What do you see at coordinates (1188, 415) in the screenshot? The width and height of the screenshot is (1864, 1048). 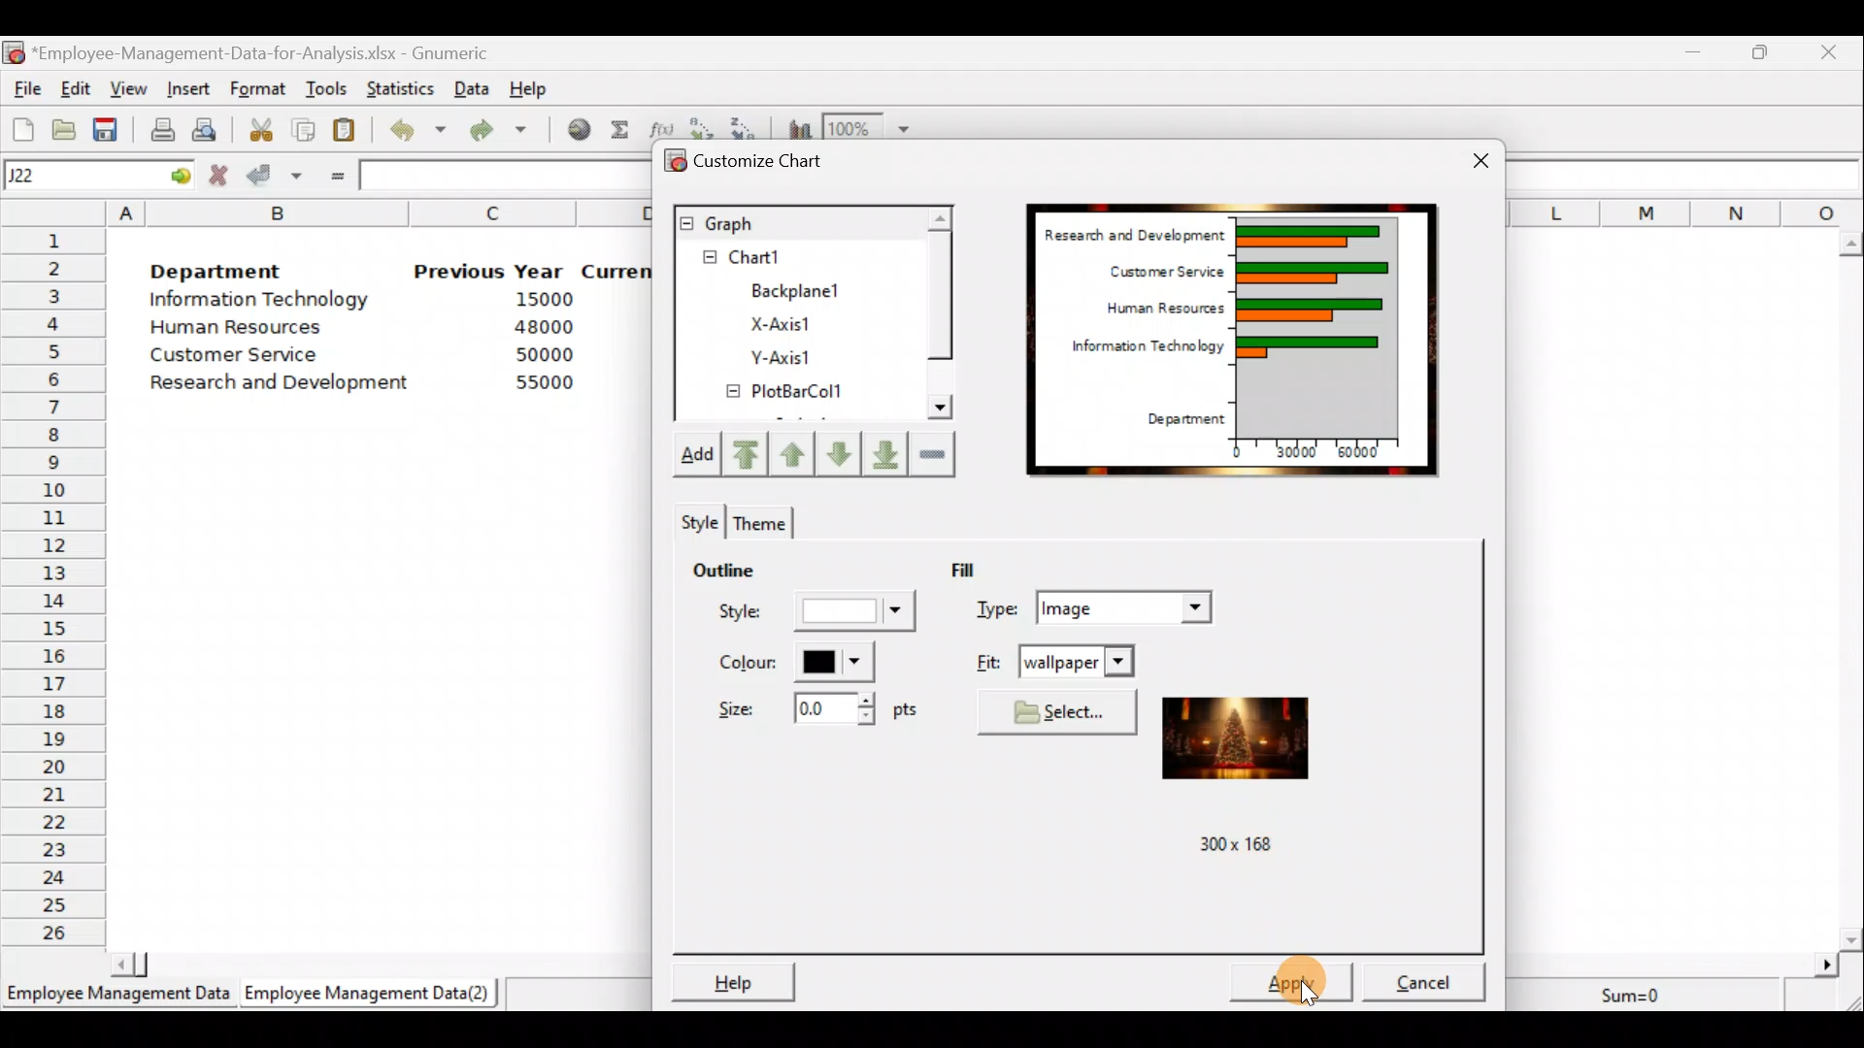 I see `Department` at bounding box center [1188, 415].